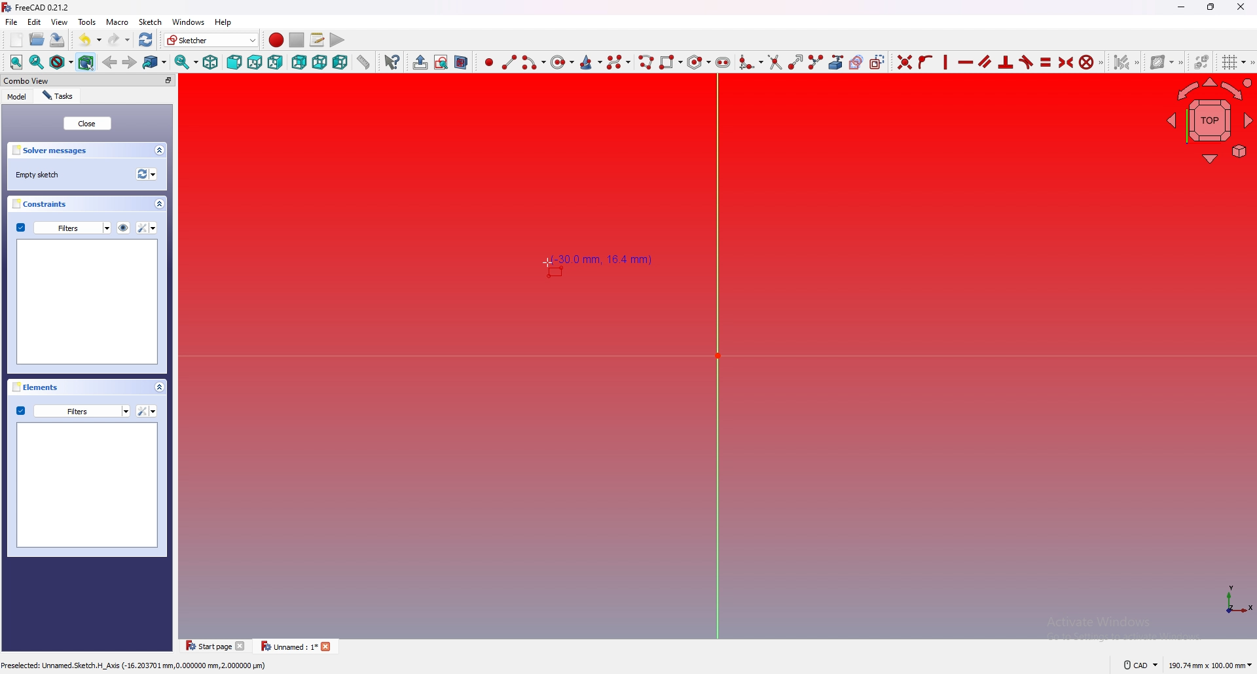 The height and width of the screenshot is (674, 1257). Describe the element at coordinates (1126, 62) in the screenshot. I see `set associated constraints` at that location.